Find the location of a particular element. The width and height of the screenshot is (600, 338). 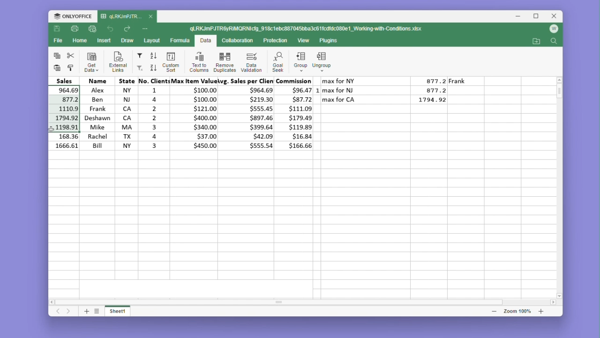

Draw is located at coordinates (127, 41).